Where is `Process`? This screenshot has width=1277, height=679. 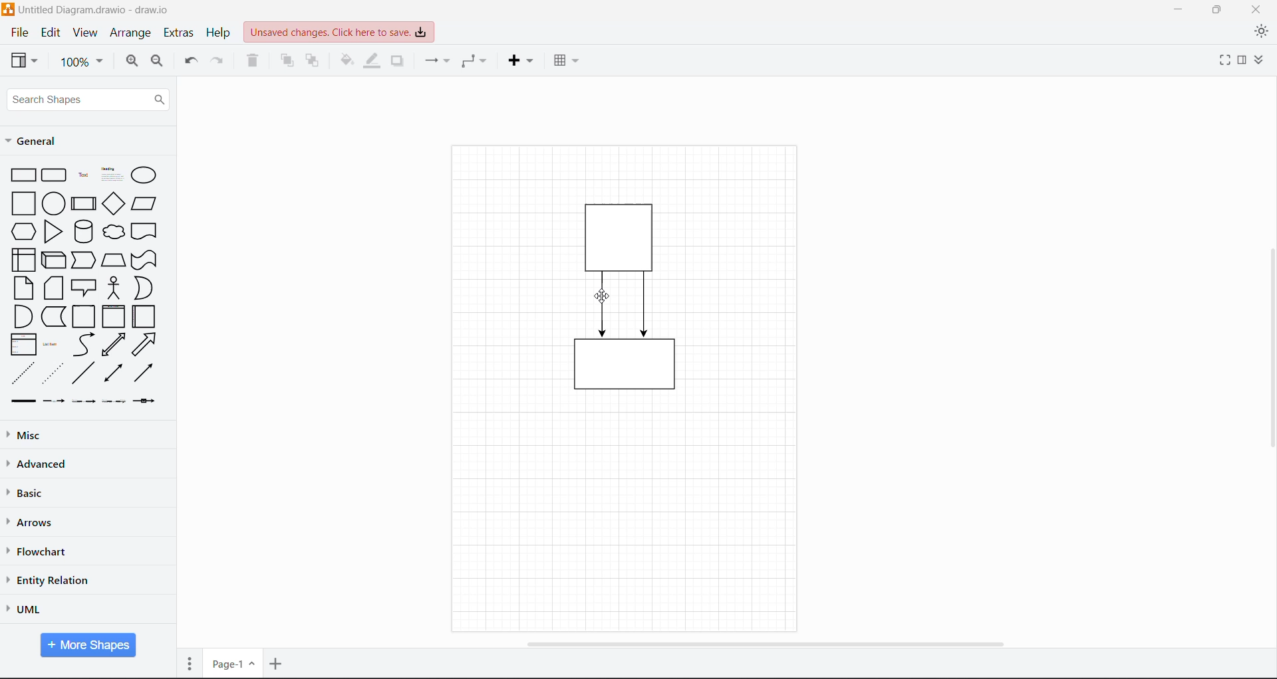
Process is located at coordinates (83, 202).